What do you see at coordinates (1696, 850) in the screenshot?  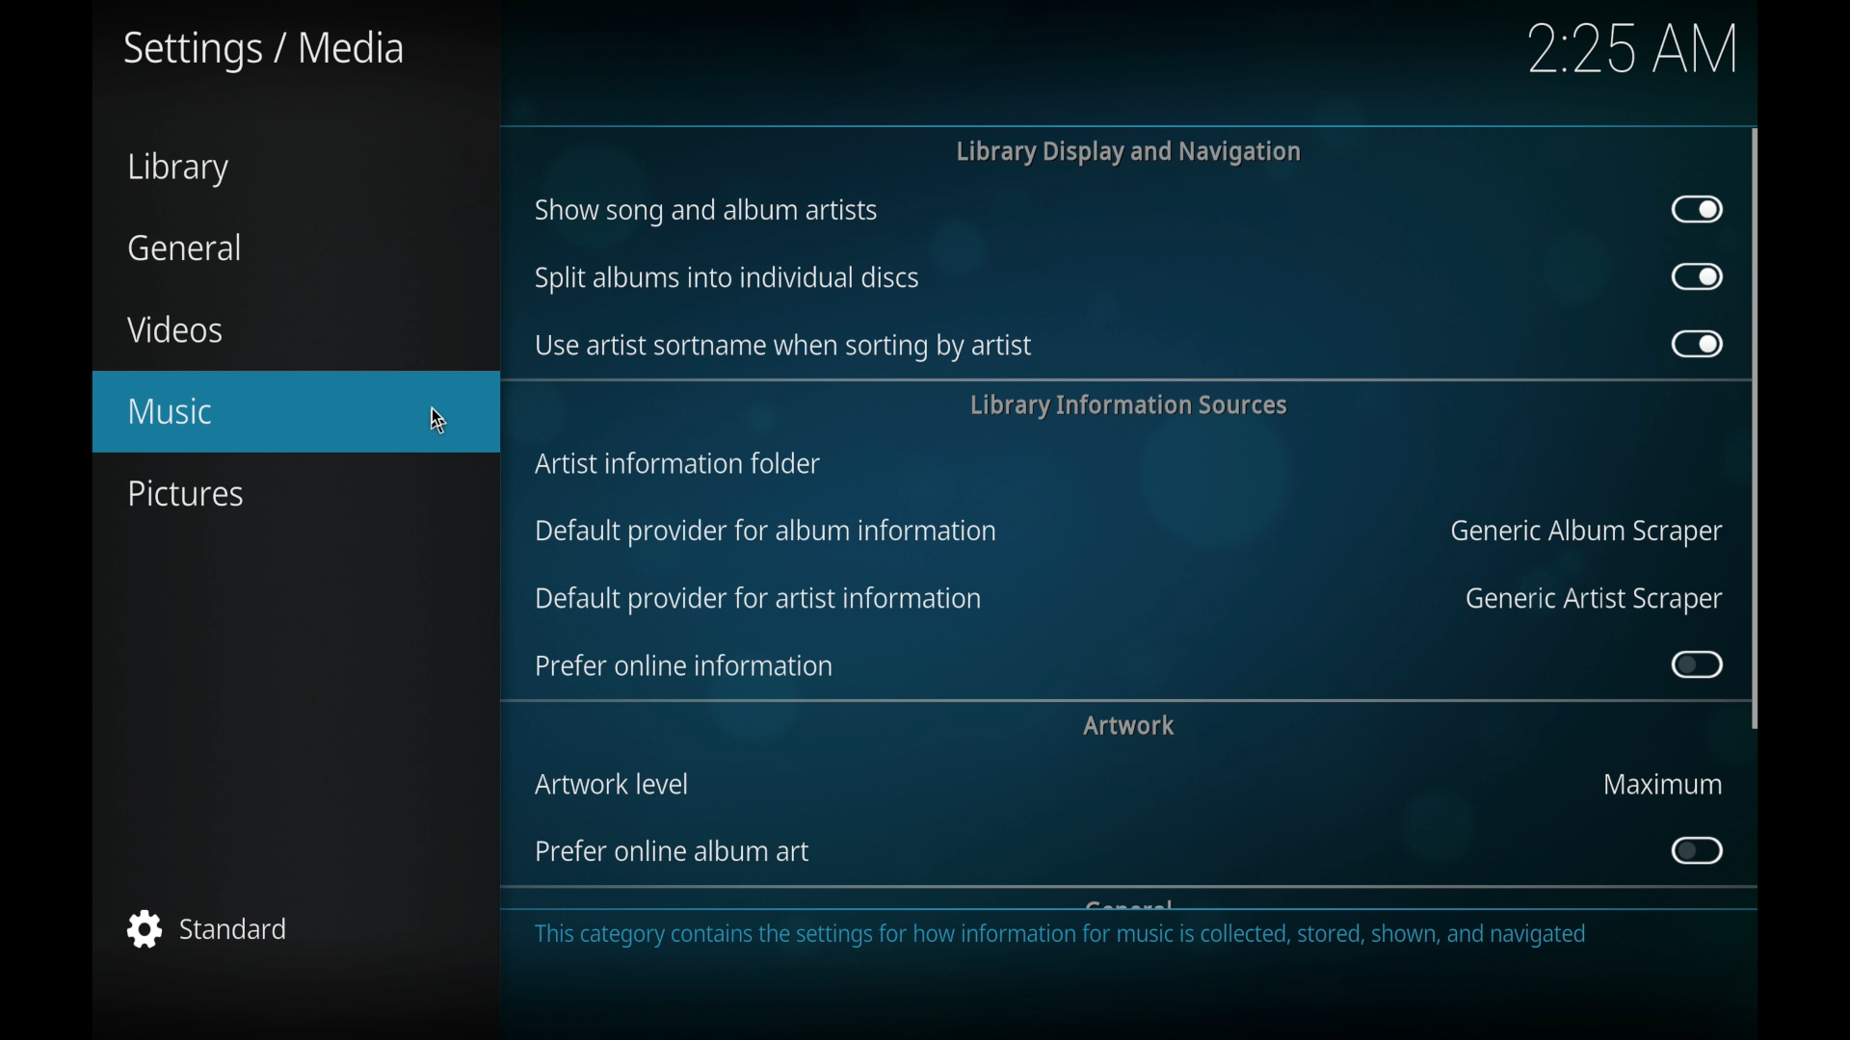 I see `toggle button` at bounding box center [1696, 850].